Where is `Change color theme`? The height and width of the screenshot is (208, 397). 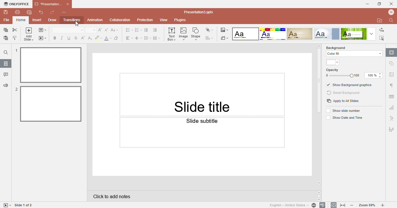
Change color theme is located at coordinates (224, 30).